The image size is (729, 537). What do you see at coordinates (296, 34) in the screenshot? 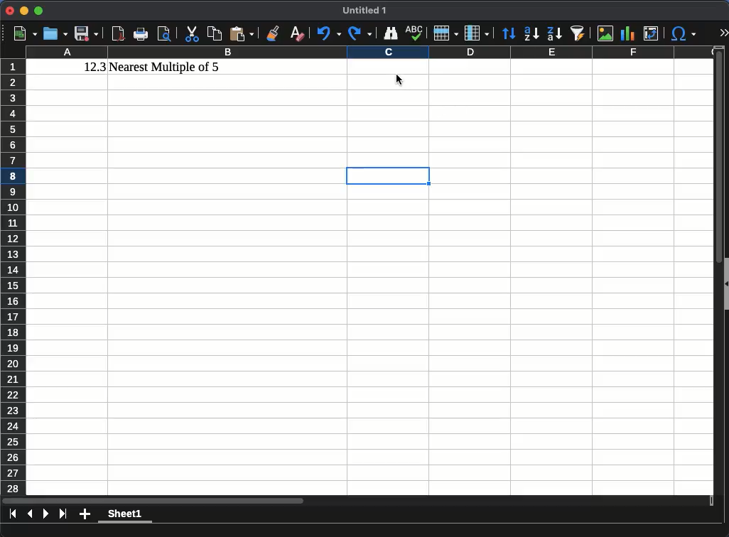
I see `clear formatting` at bounding box center [296, 34].